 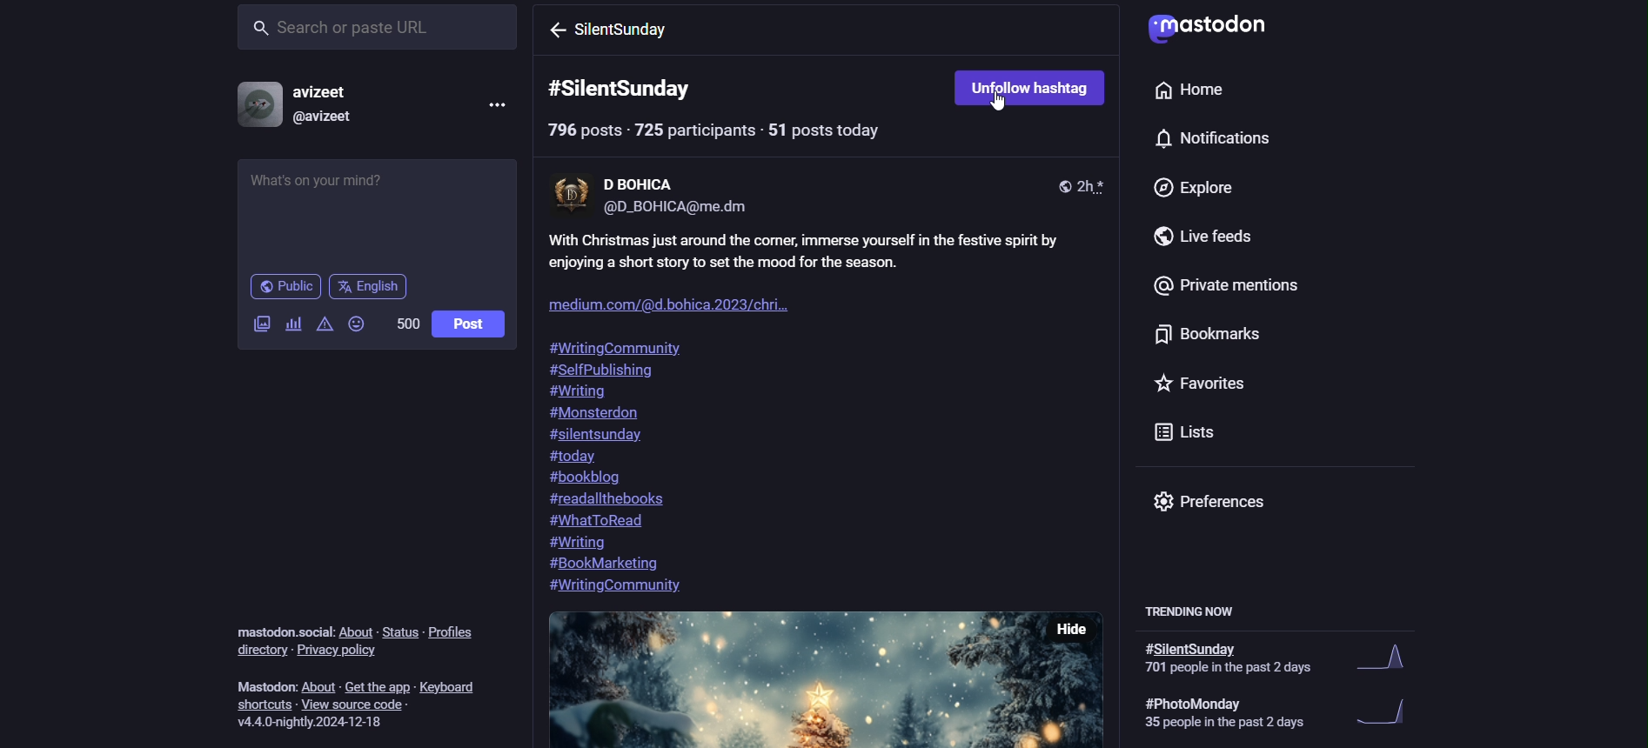 What do you see at coordinates (325, 323) in the screenshot?
I see `add content warning` at bounding box center [325, 323].